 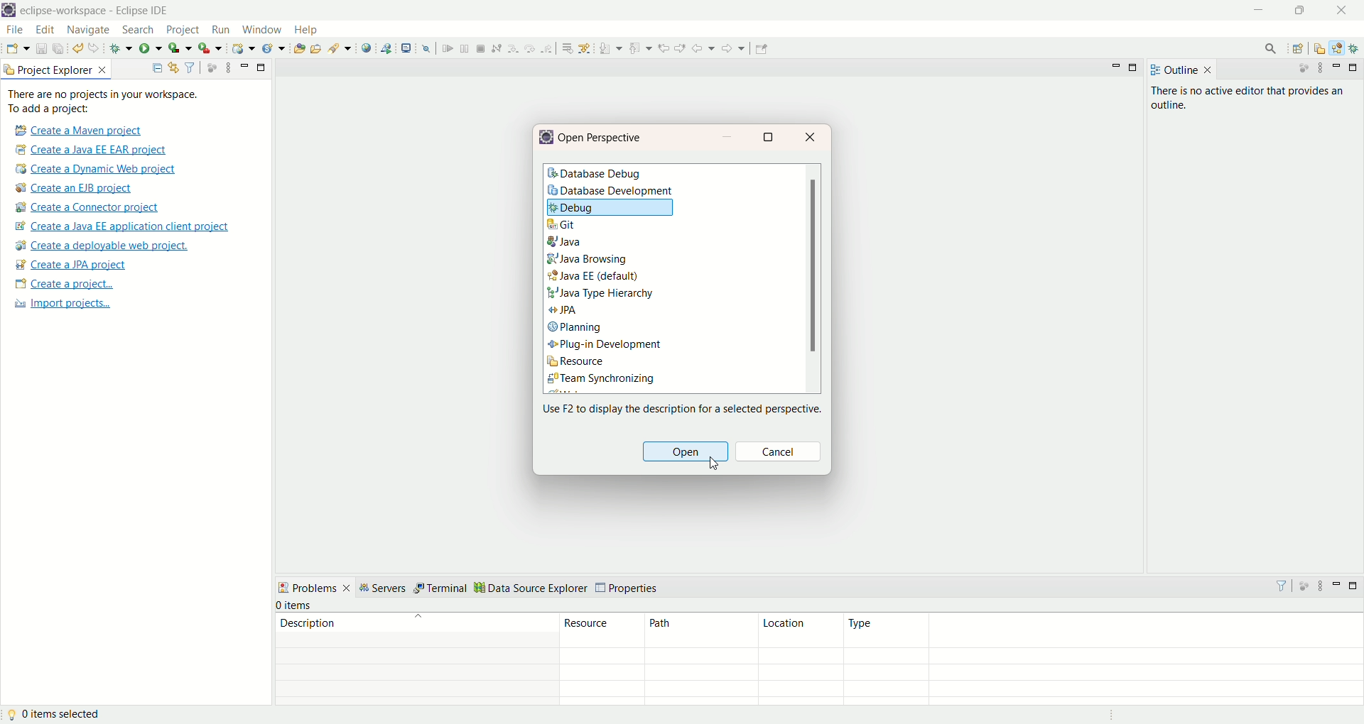 What do you see at coordinates (74, 188) in the screenshot?
I see `create an EJB project` at bounding box center [74, 188].